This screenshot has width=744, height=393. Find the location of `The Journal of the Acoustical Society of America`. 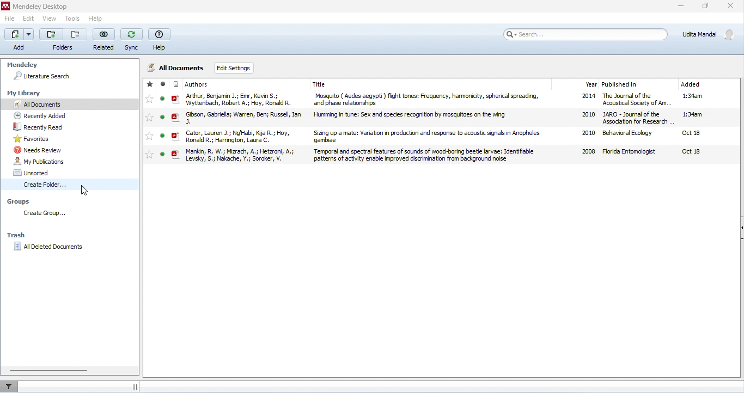

The Journal of the Acoustical Society of America is located at coordinates (636, 99).